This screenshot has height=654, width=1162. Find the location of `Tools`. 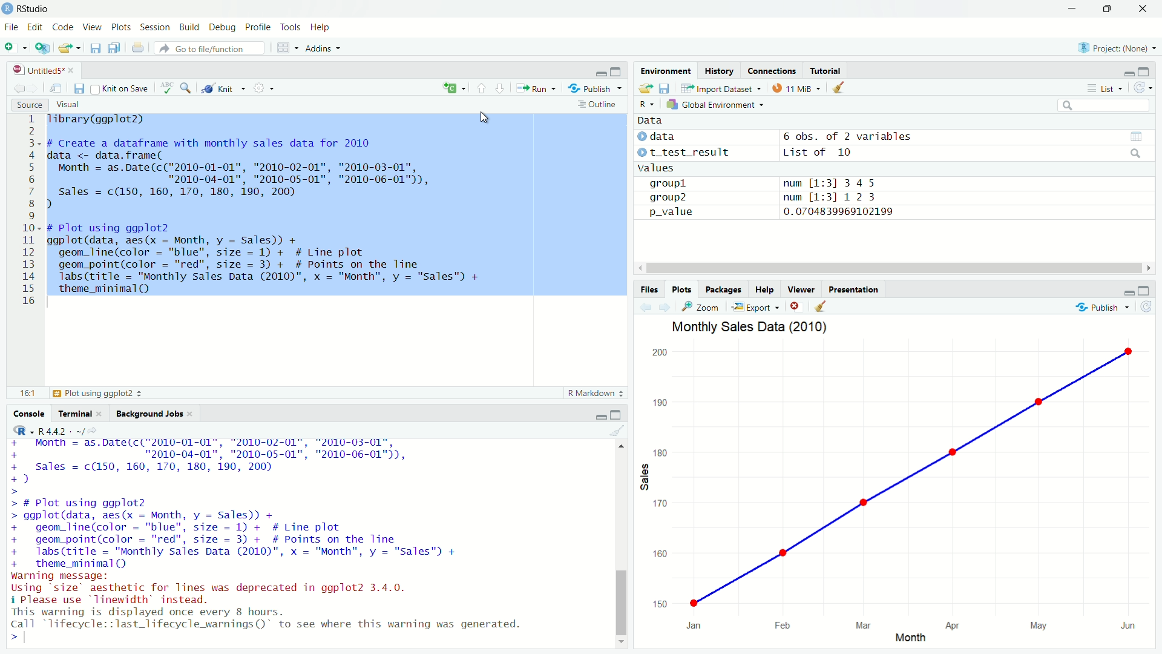

Tools is located at coordinates (290, 25).